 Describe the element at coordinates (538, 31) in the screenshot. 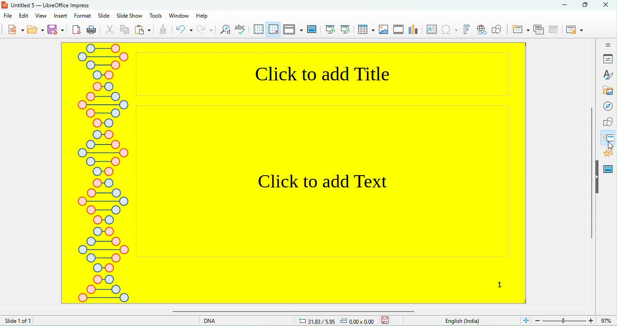

I see `duplicate slide ` at that location.